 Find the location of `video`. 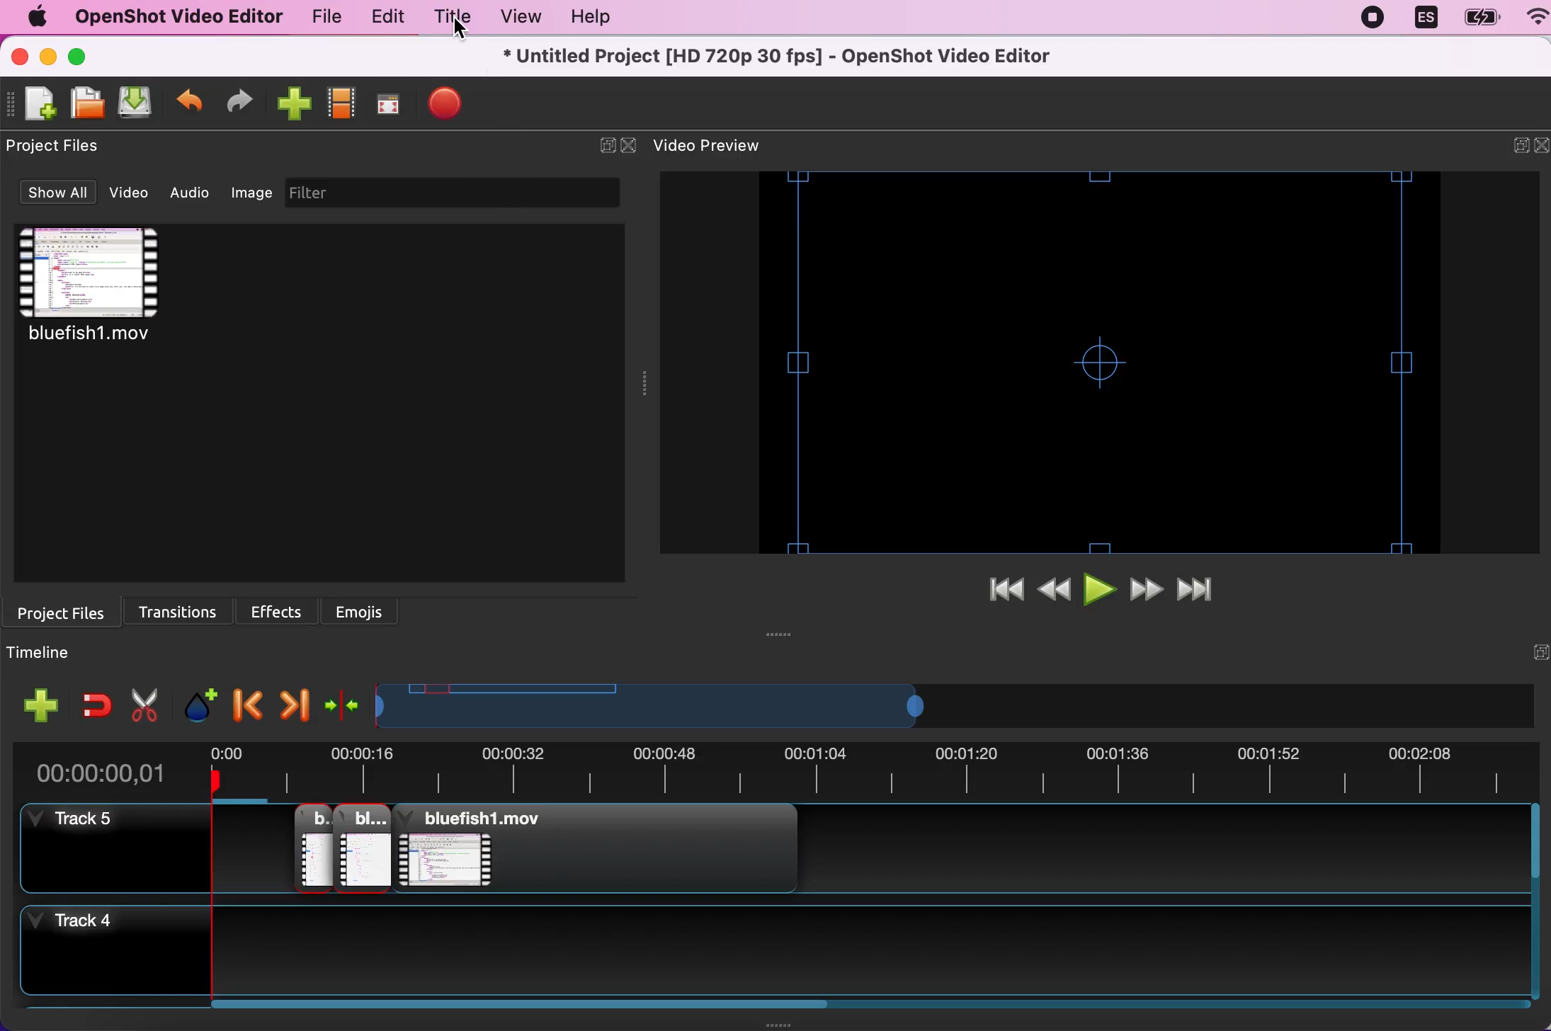

video is located at coordinates (115, 296).